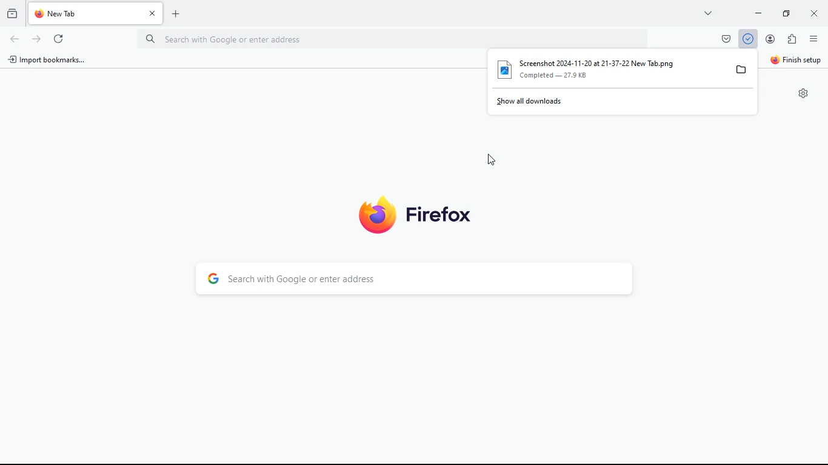 The width and height of the screenshot is (828, 465). I want to click on Firefox, so click(415, 216).